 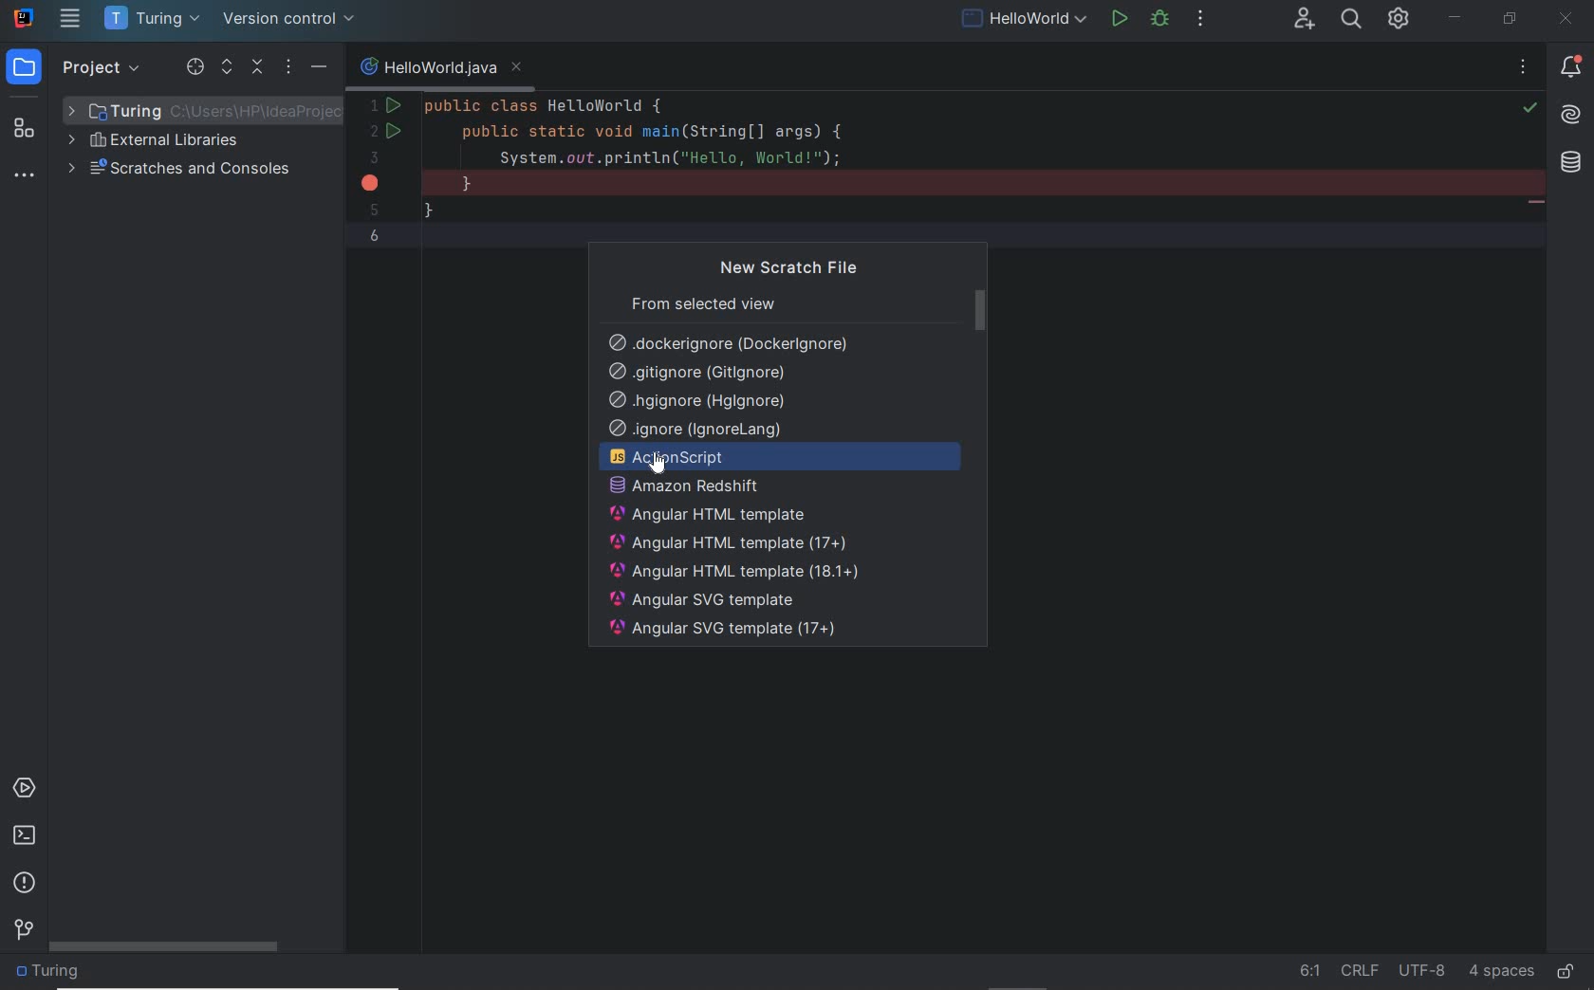 I want to click on 6, so click(x=375, y=236).